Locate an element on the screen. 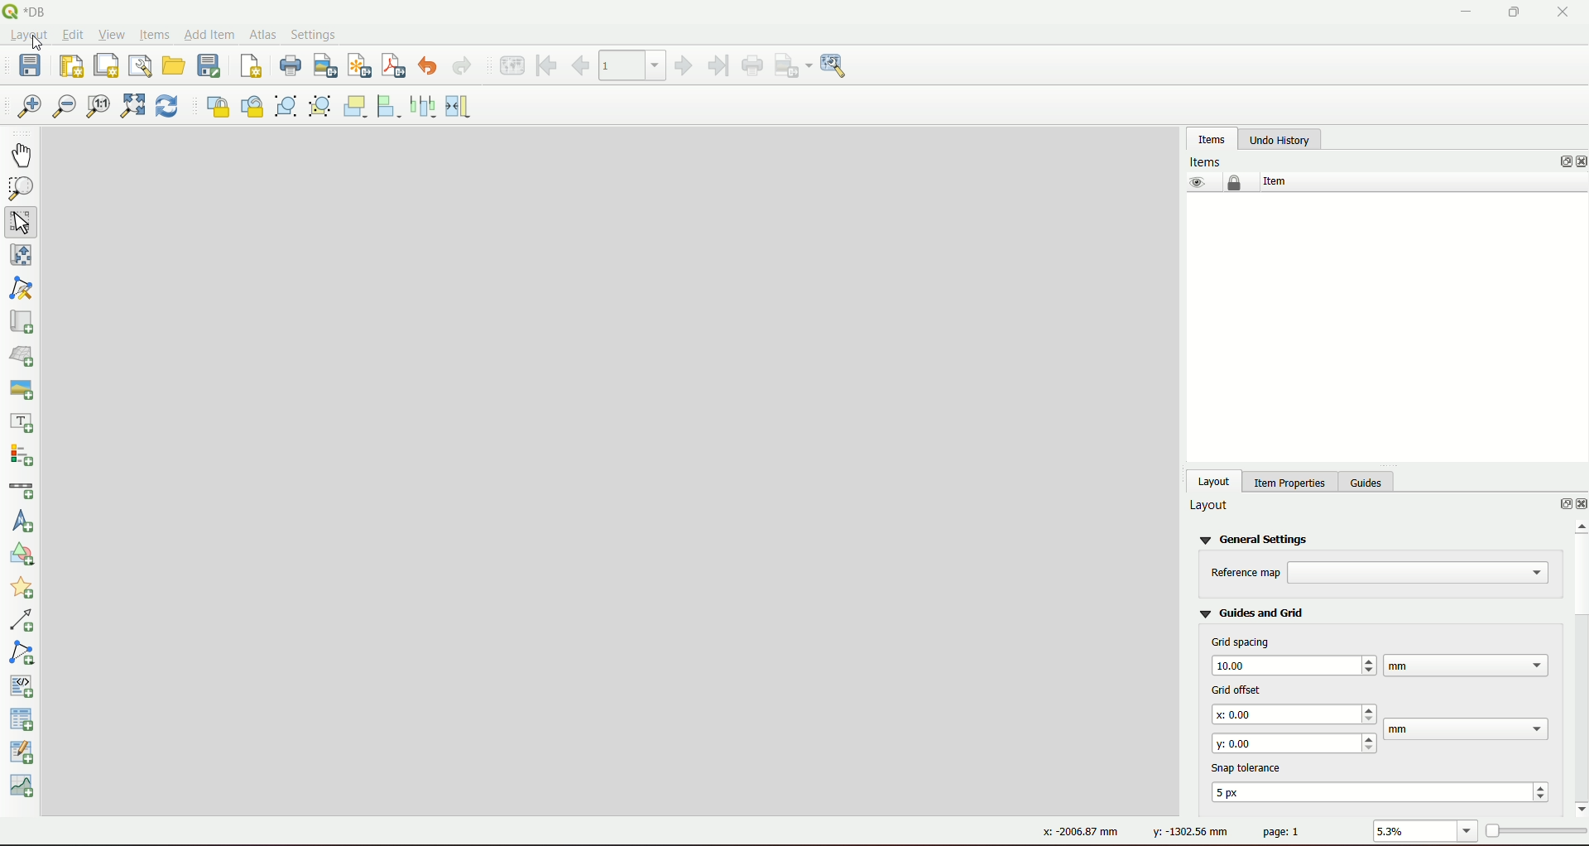  distributes left edges is located at coordinates (425, 105).